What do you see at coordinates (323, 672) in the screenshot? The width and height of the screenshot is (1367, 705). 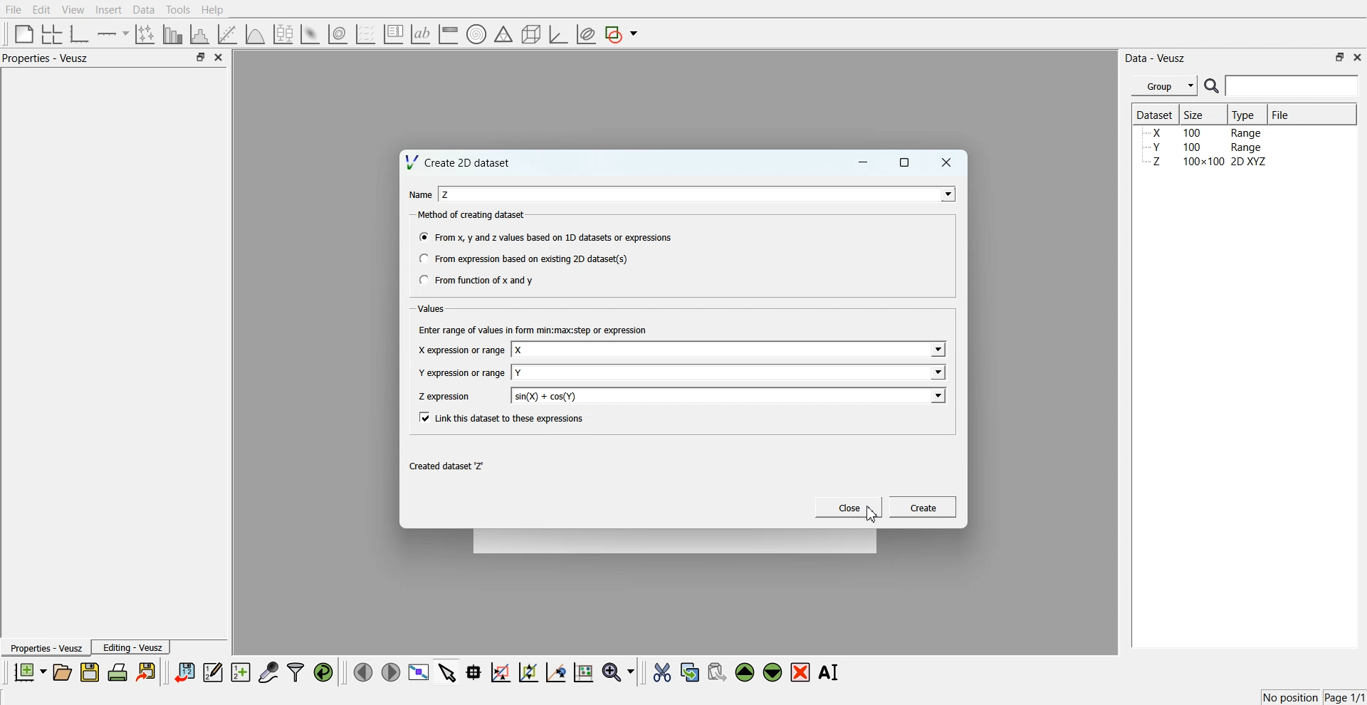 I see `Reload linked dataset` at bounding box center [323, 672].